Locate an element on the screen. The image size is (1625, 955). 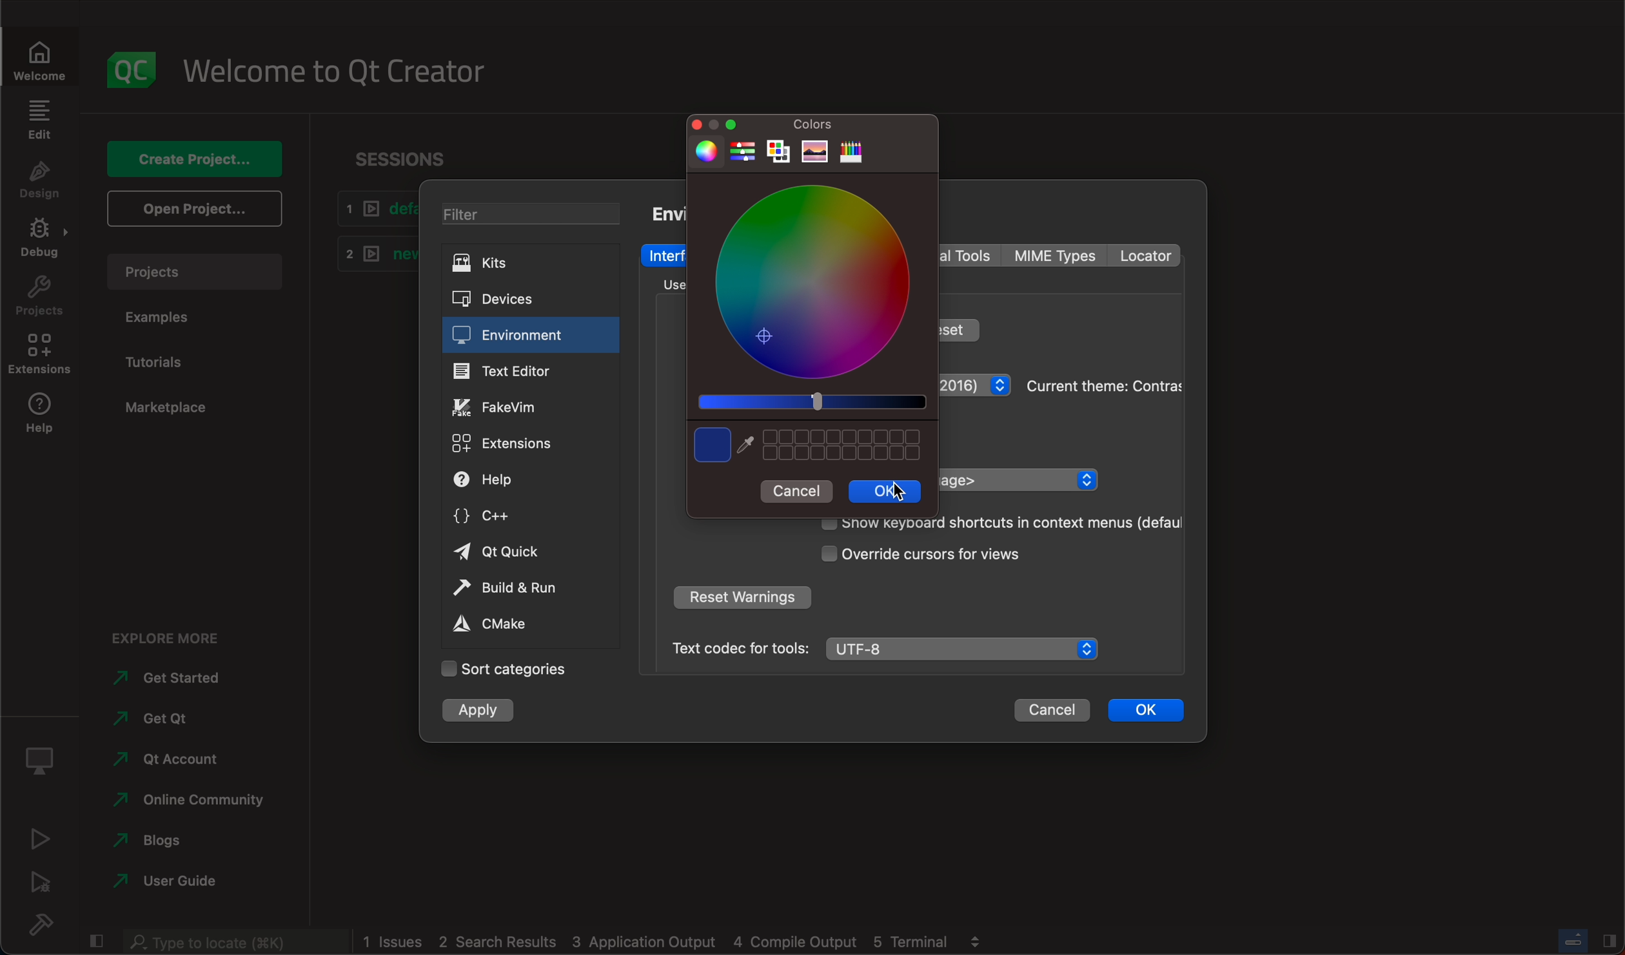
user  is located at coordinates (168, 880).